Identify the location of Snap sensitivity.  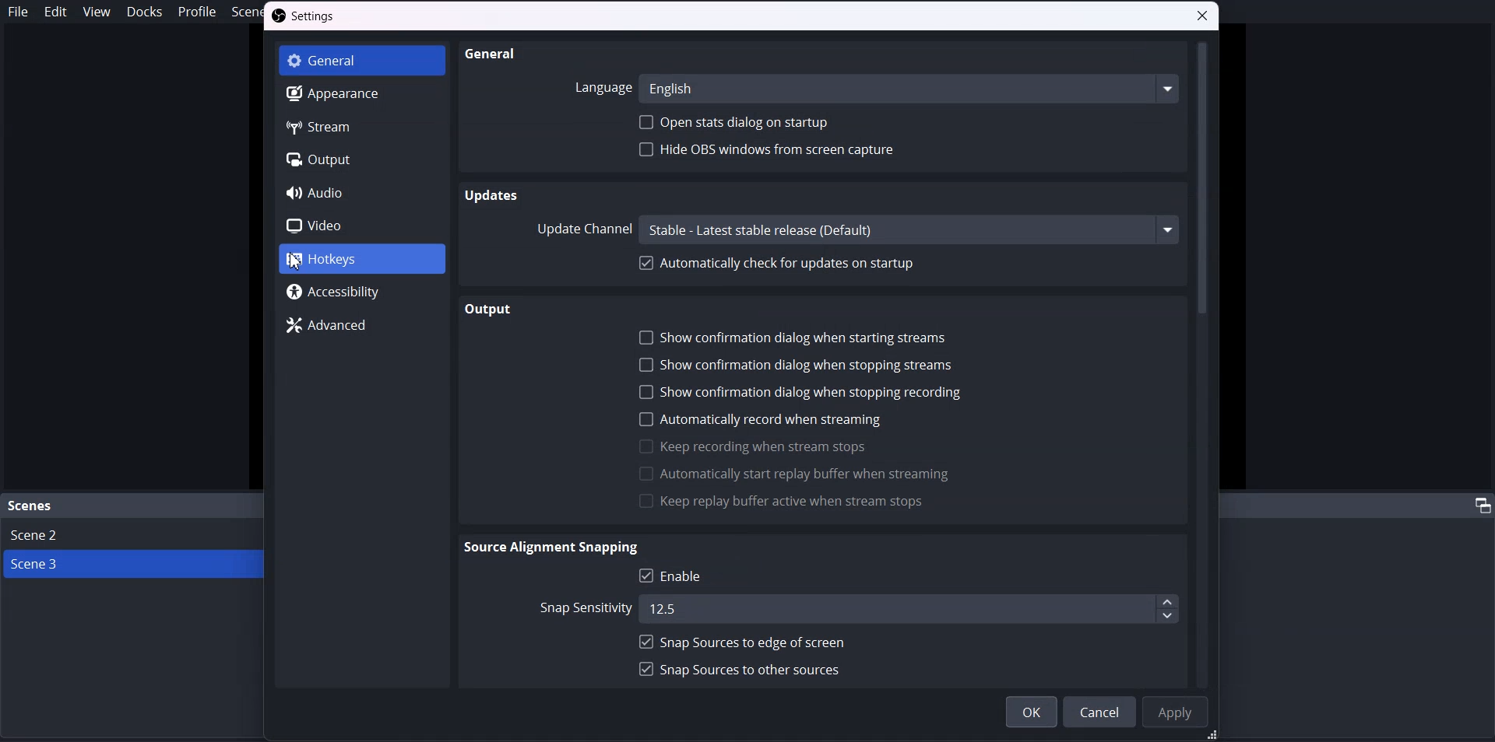
(857, 608).